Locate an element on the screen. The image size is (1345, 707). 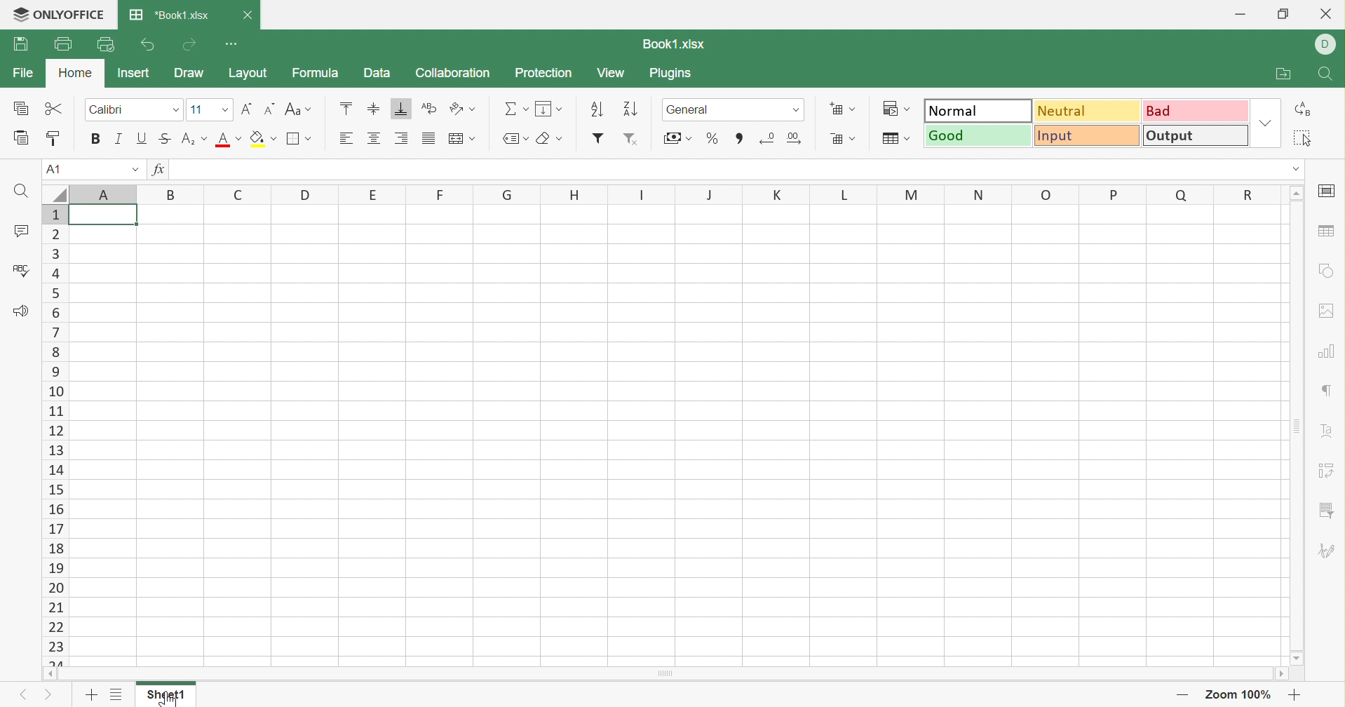
Conditional formatting is located at coordinates (895, 107).